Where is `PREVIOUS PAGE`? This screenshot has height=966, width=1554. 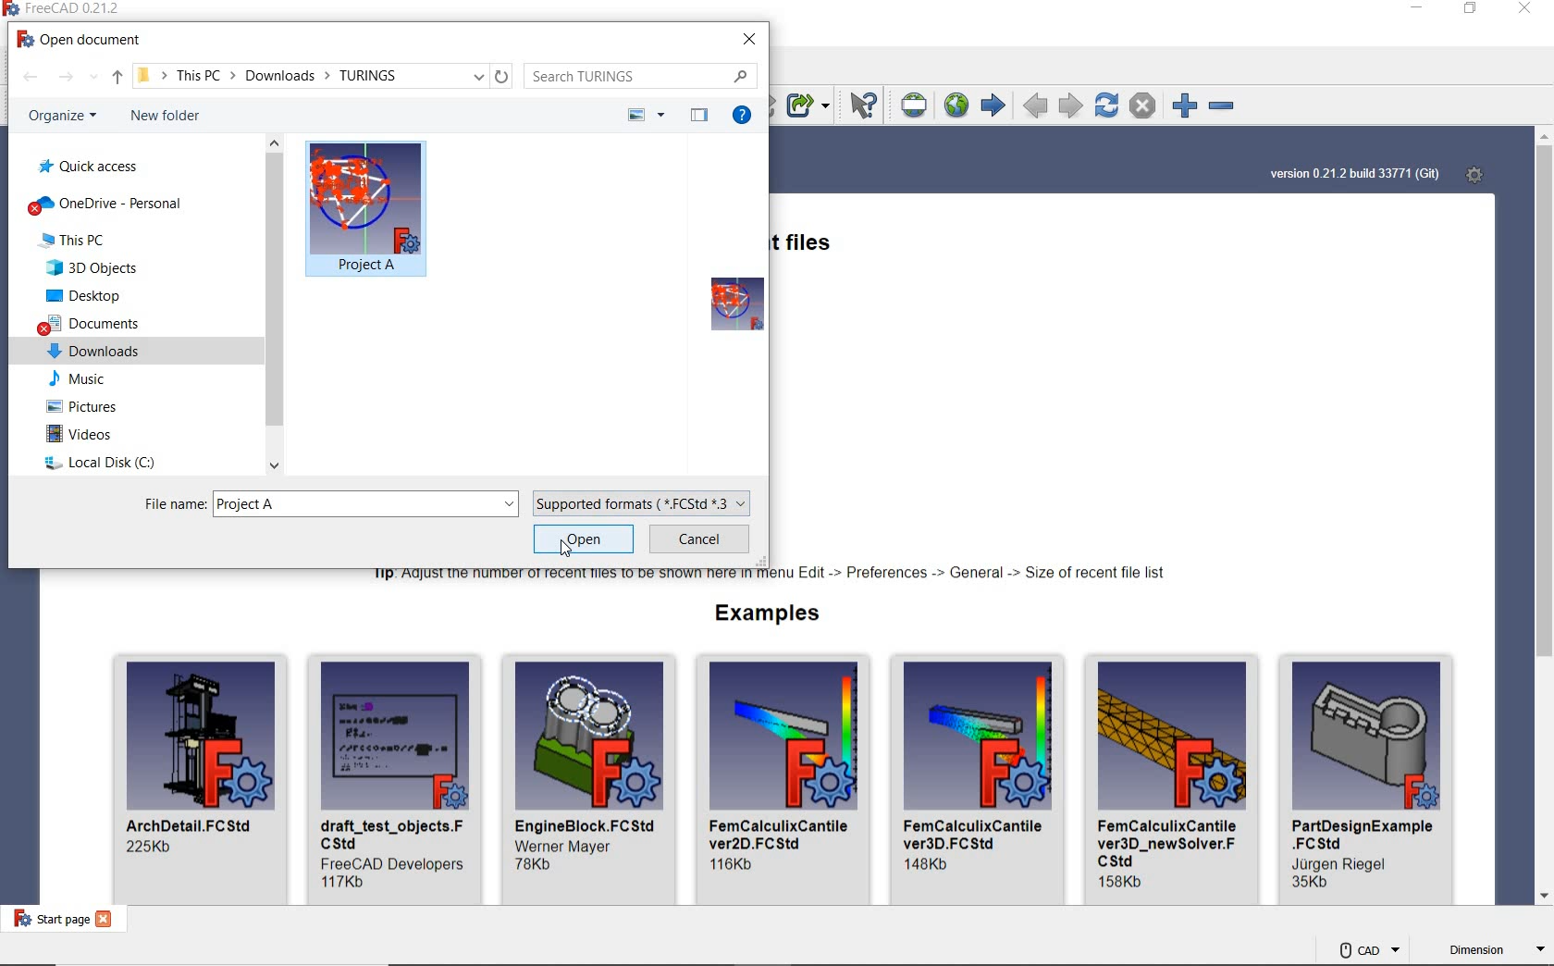
PREVIOUS PAGE is located at coordinates (1036, 107).